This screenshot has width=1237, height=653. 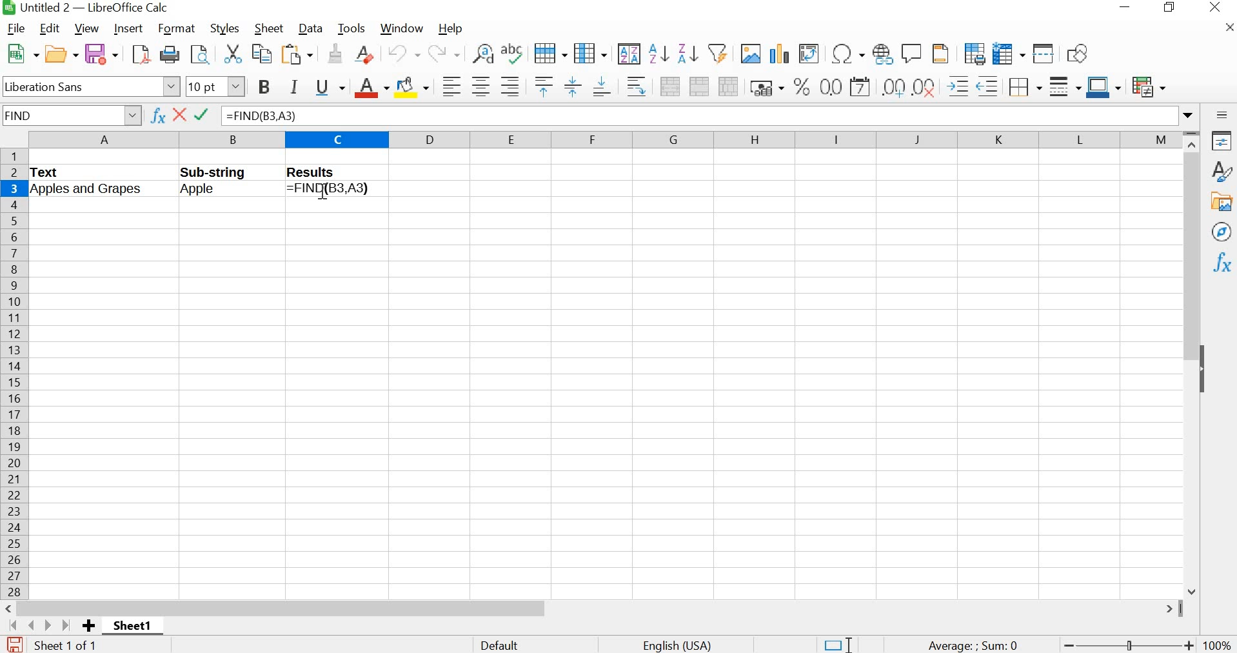 I want to click on format as percent, so click(x=800, y=86).